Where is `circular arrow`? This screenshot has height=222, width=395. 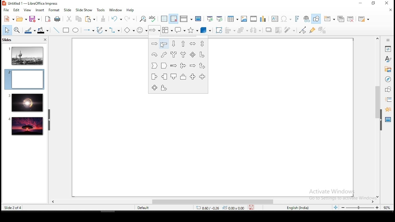 circular arrow is located at coordinates (154, 54).